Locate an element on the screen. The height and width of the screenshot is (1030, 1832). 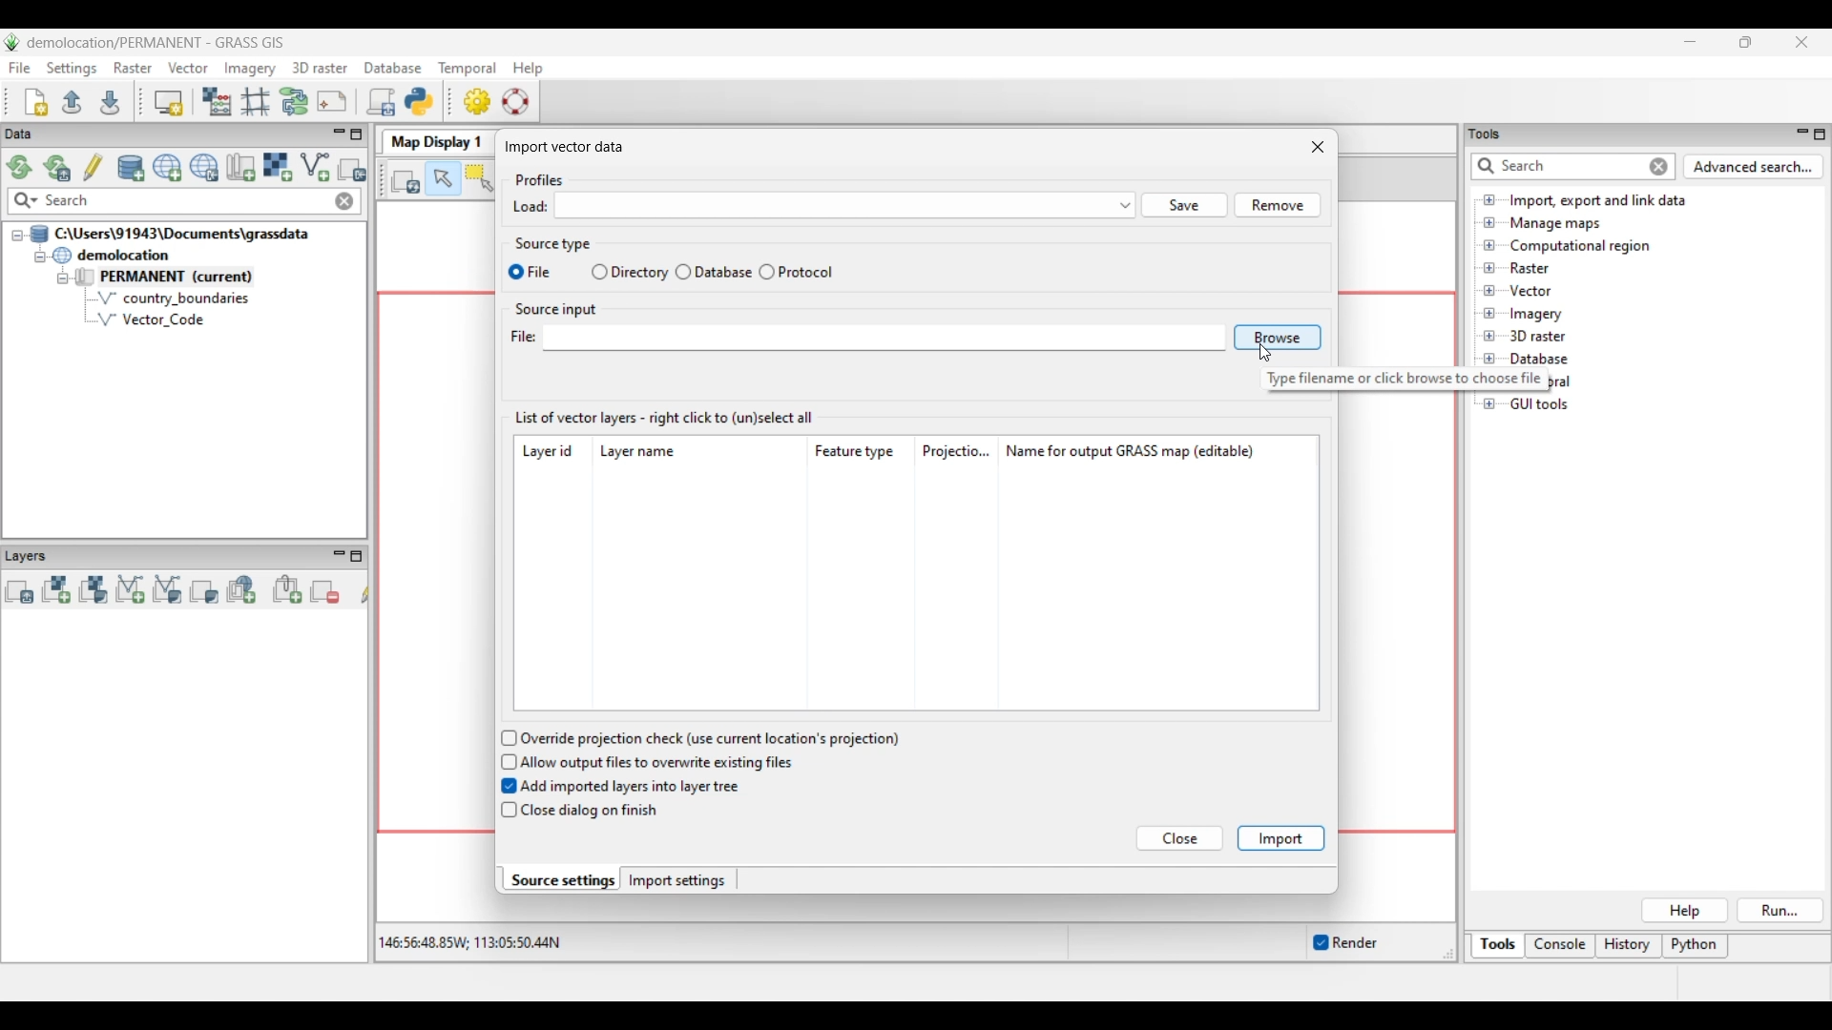
Save current workspace to file is located at coordinates (110, 101).